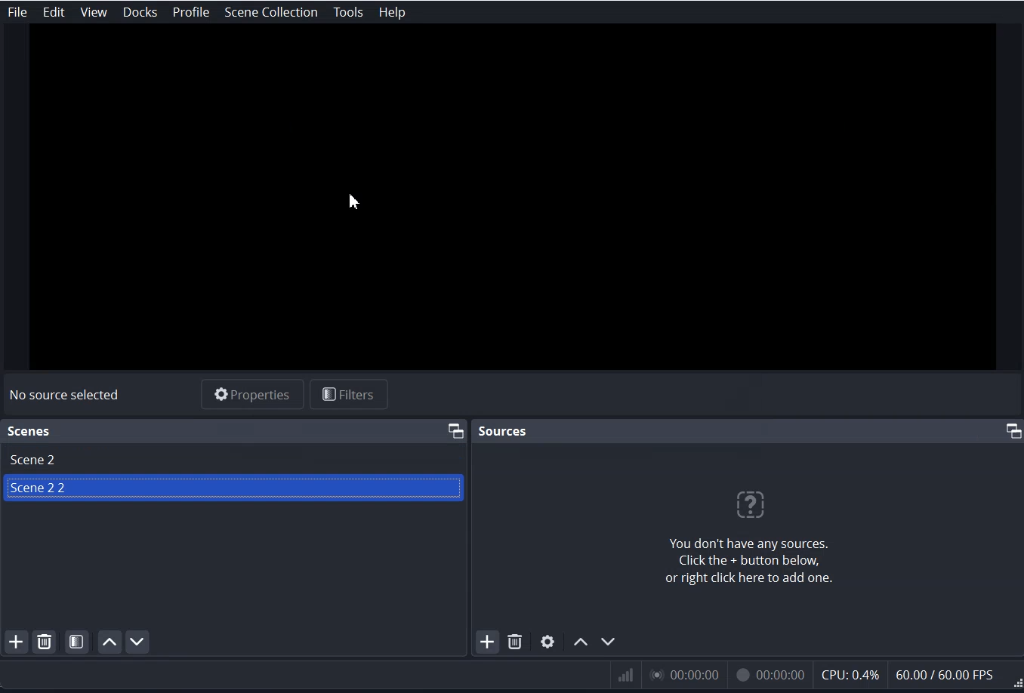  I want to click on Remove Select Source, so click(516, 642).